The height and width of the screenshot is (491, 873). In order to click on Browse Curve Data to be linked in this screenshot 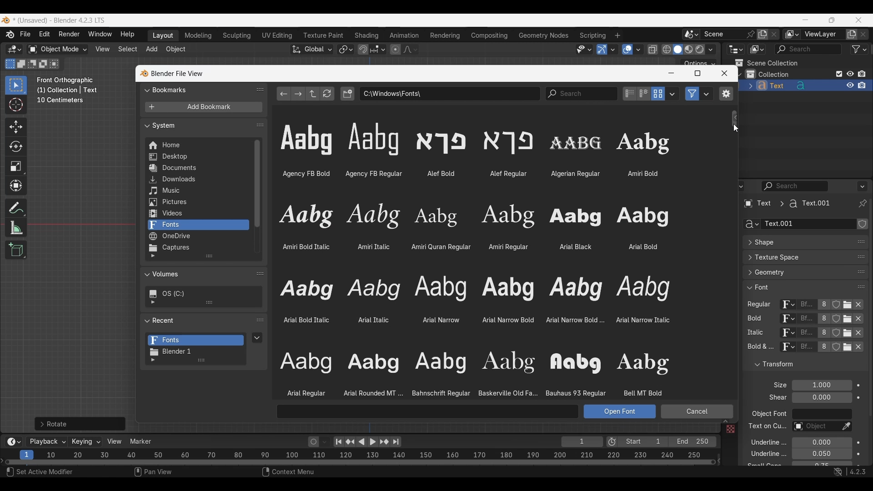, I will do `click(751, 224)`.